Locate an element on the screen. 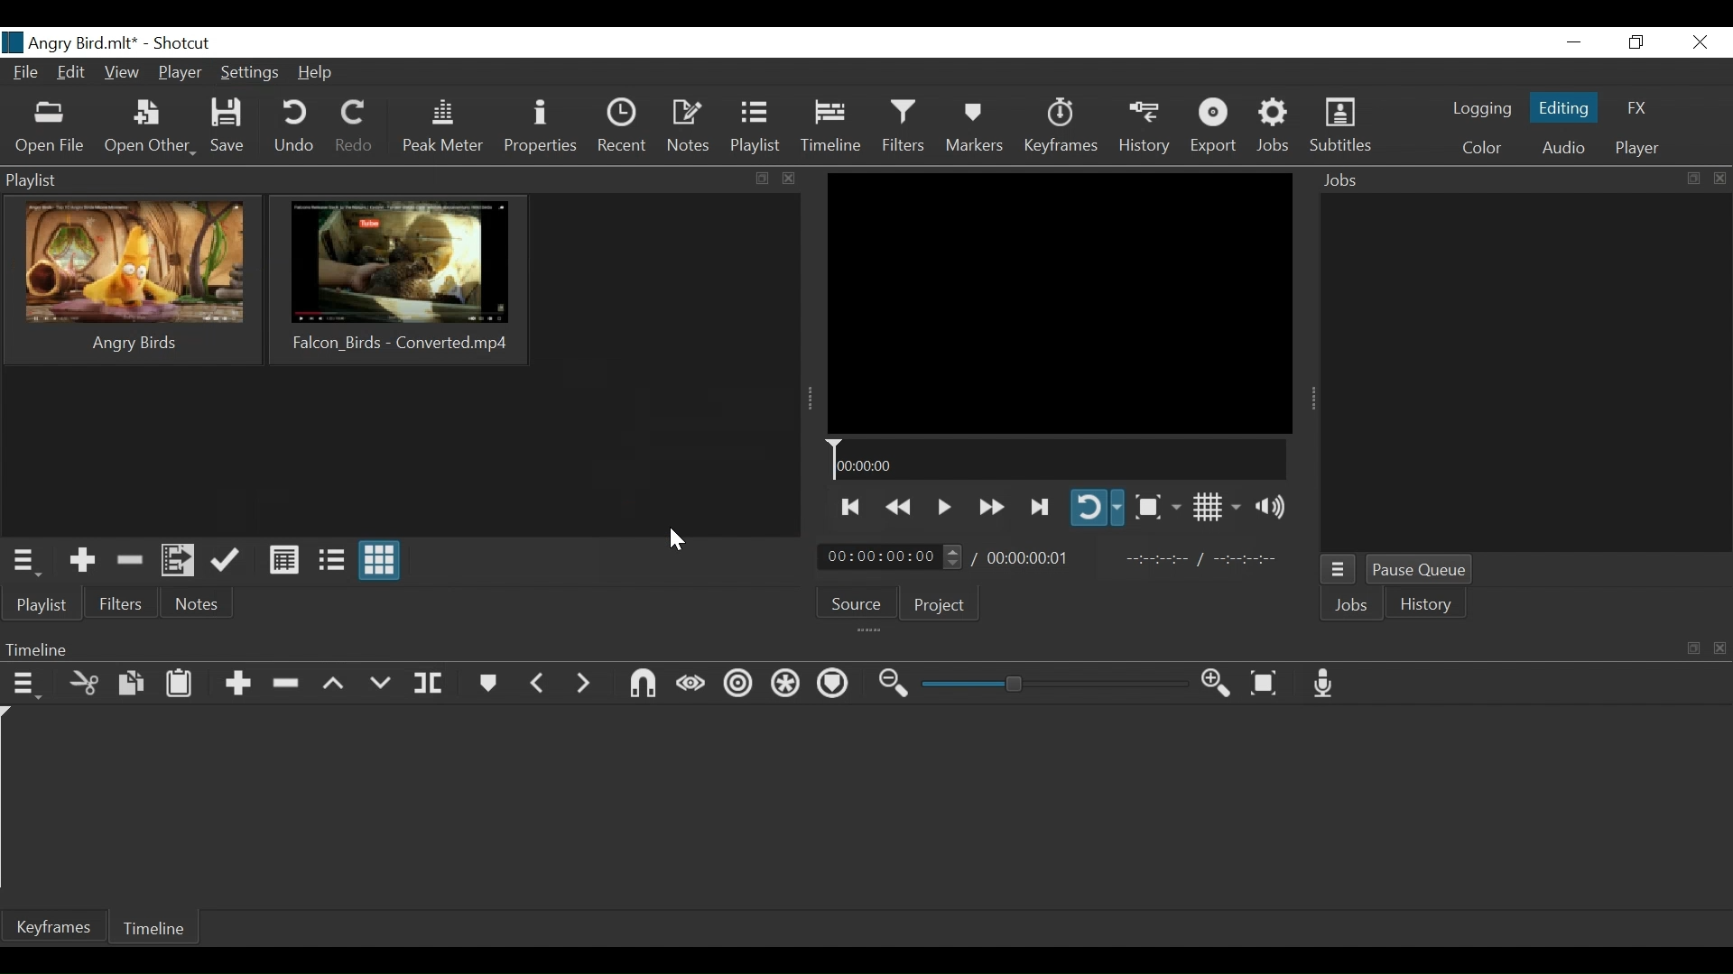  Skip to the next point is located at coordinates (849, 508).